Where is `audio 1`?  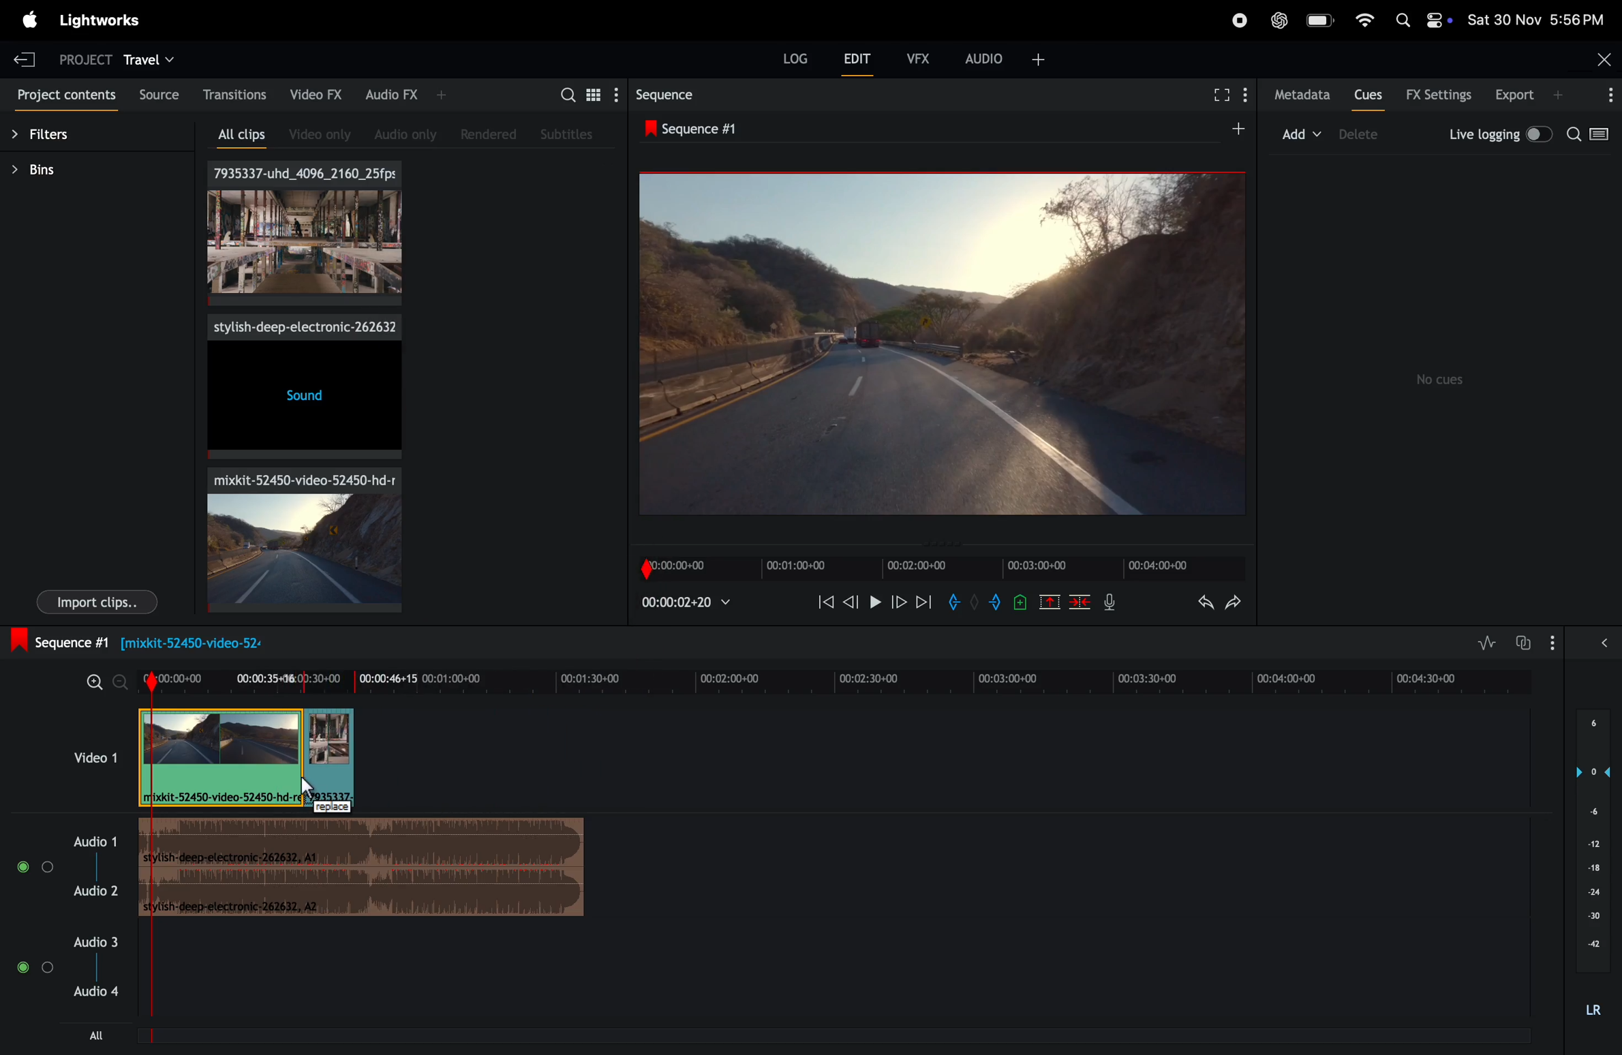 audio 1 is located at coordinates (64, 865).